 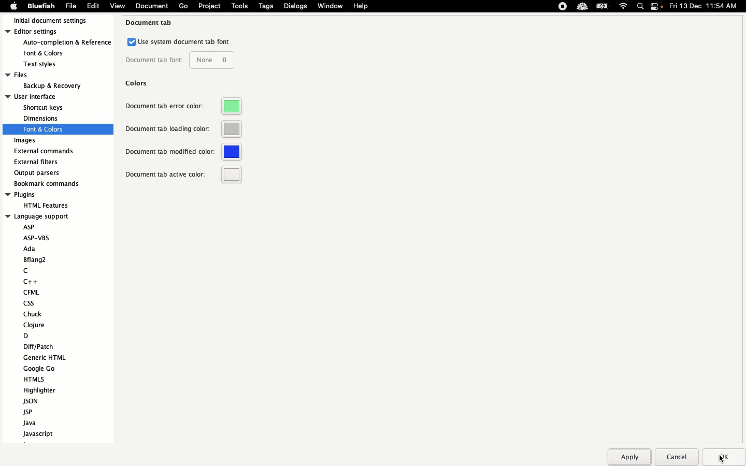 What do you see at coordinates (138, 83) in the screenshot?
I see `Colors ` at bounding box center [138, 83].